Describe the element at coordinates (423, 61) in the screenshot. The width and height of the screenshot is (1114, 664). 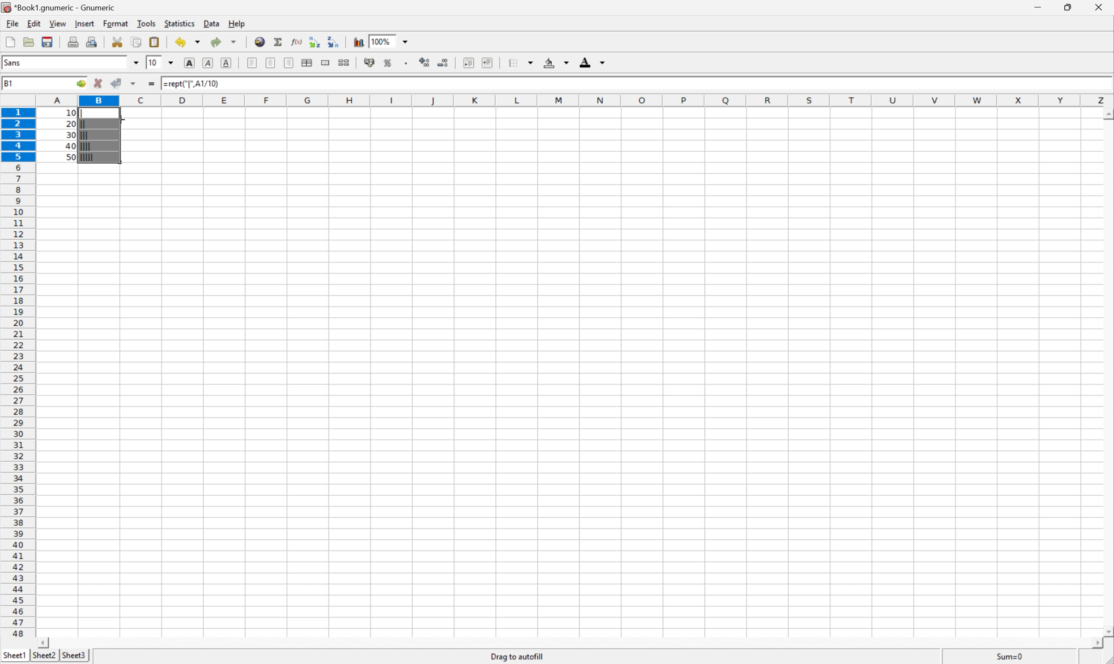
I see `Increase the number of decimals displayed` at that location.